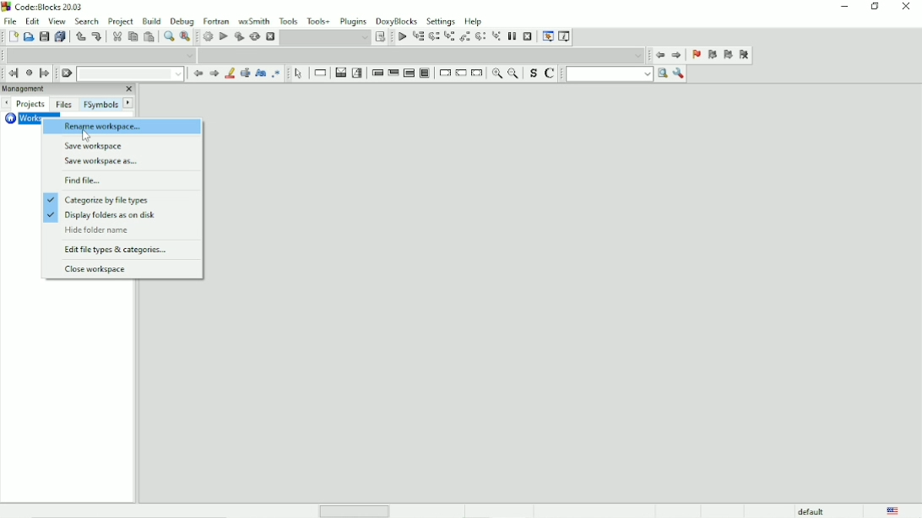  What do you see at coordinates (57, 21) in the screenshot?
I see `View` at bounding box center [57, 21].